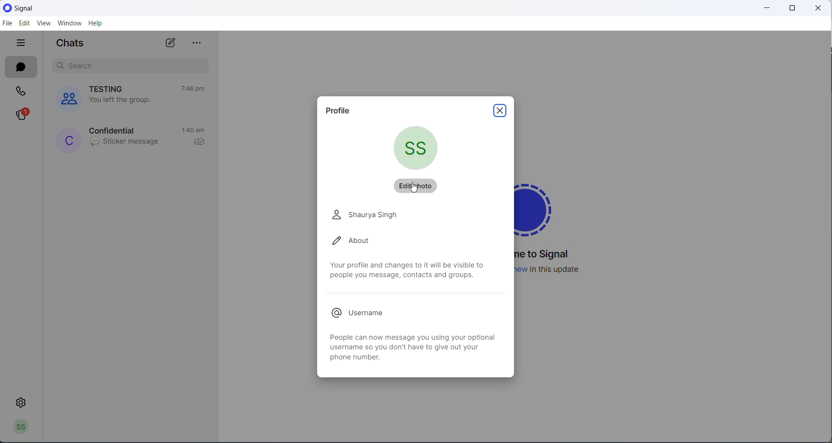  Describe the element at coordinates (416, 148) in the screenshot. I see `current profile picture` at that location.